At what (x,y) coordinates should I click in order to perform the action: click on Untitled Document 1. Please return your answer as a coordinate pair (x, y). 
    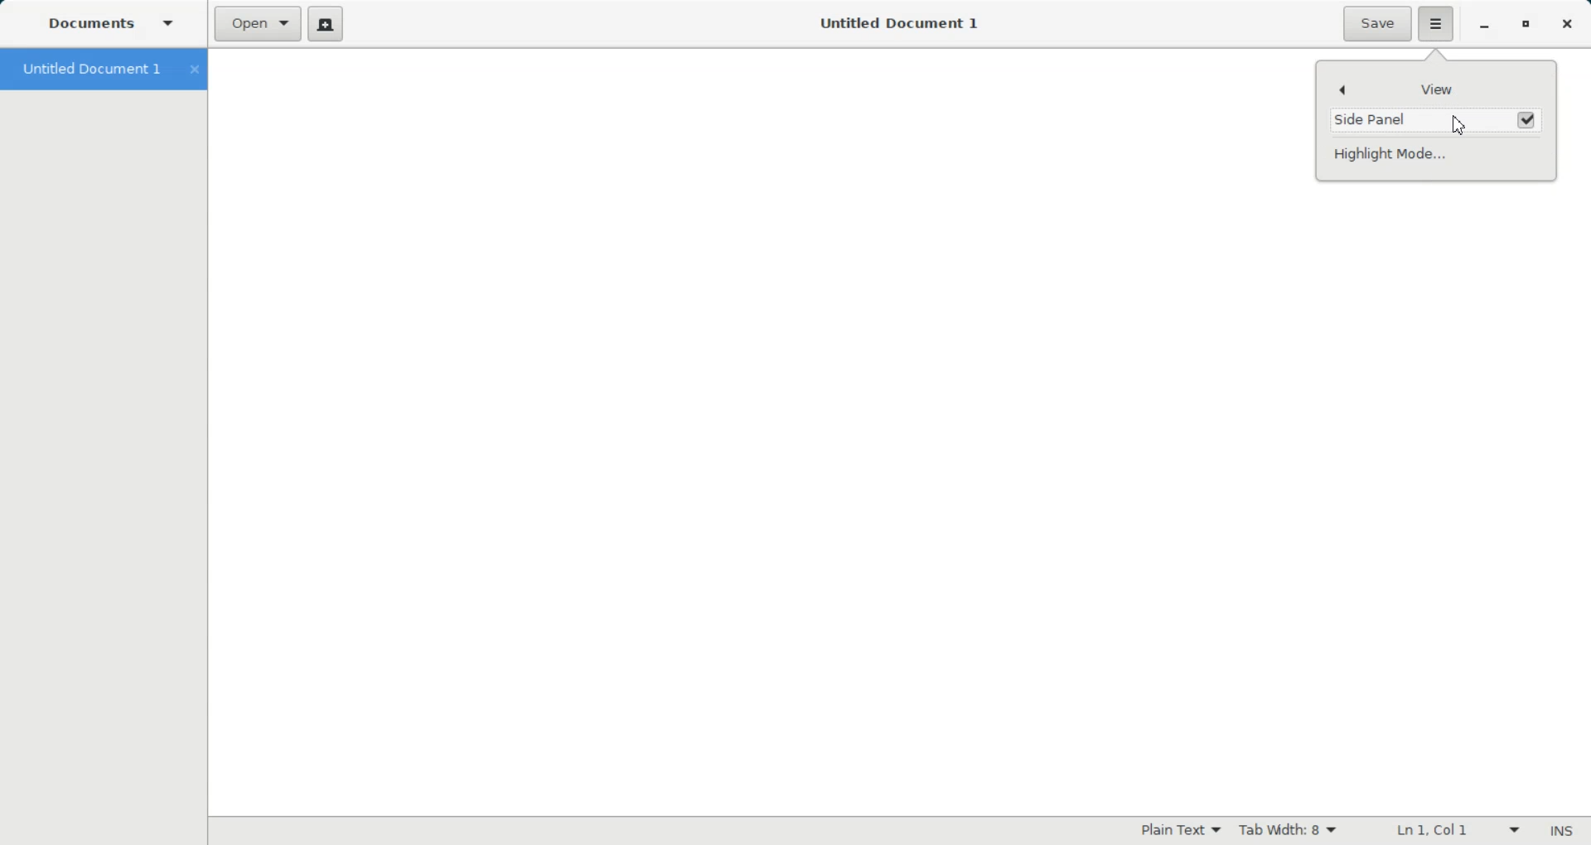
    Looking at the image, I should click on (903, 23).